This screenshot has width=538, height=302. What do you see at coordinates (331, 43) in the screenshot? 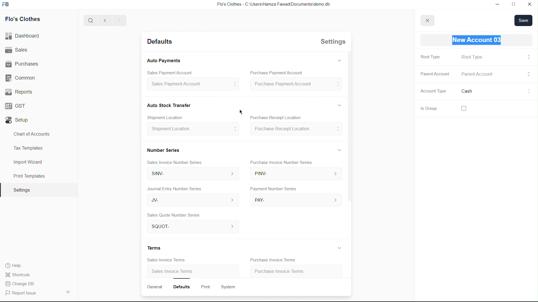
I see `Settings` at bounding box center [331, 43].